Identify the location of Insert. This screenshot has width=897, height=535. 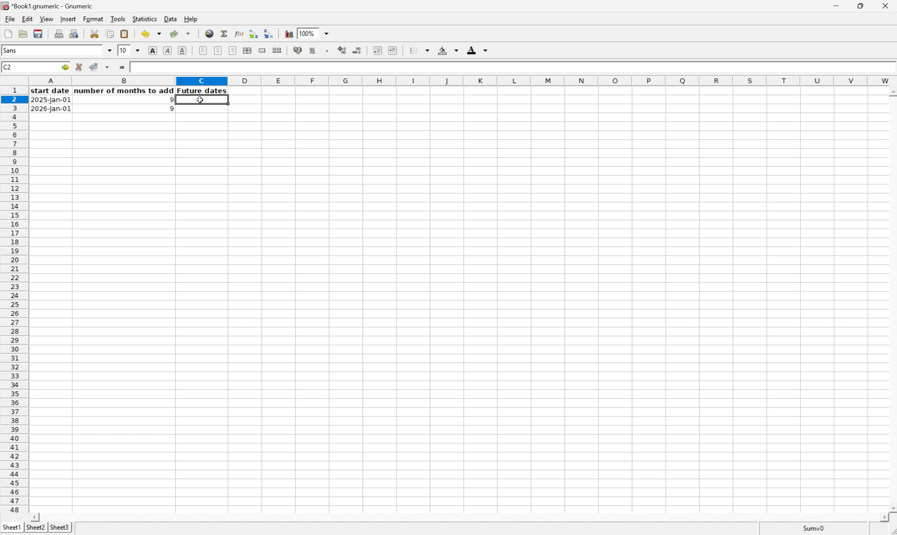
(68, 19).